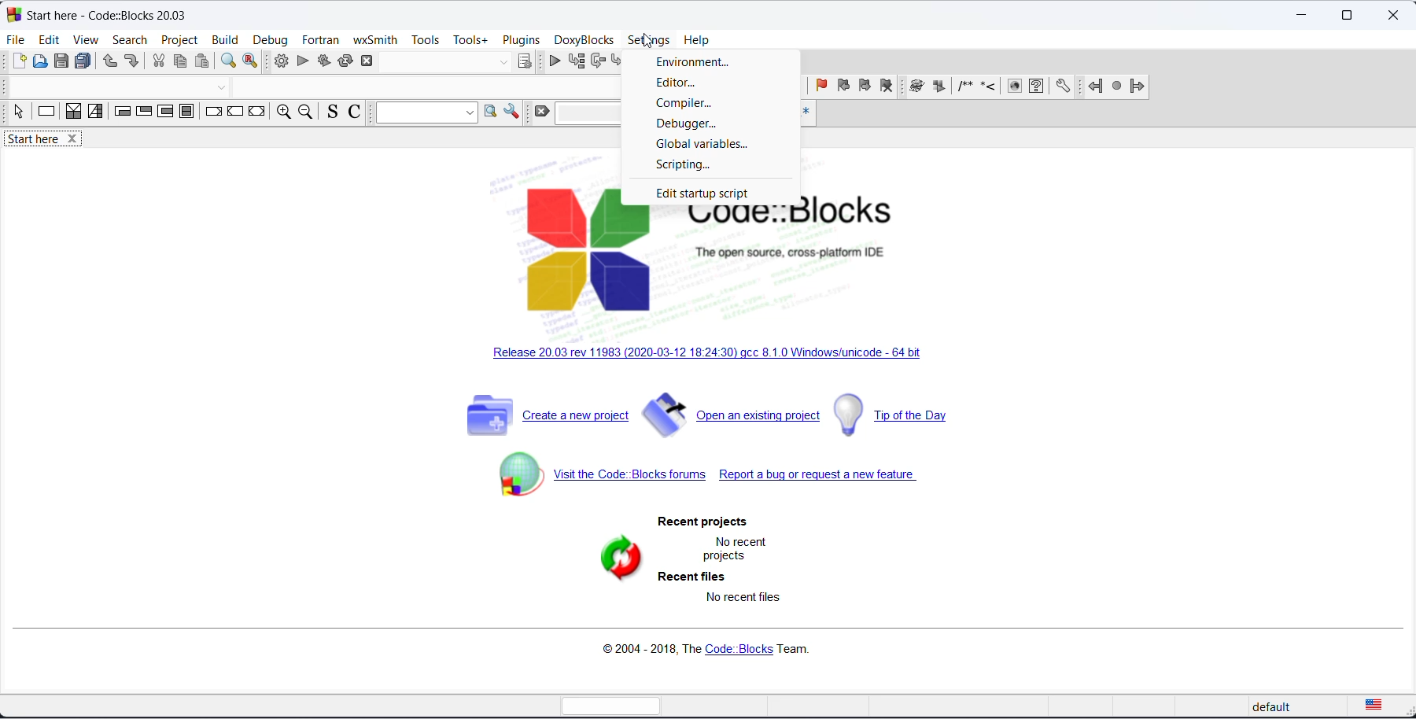 This screenshot has width=1416, height=719. What do you see at coordinates (307, 111) in the screenshot?
I see `zoom out` at bounding box center [307, 111].